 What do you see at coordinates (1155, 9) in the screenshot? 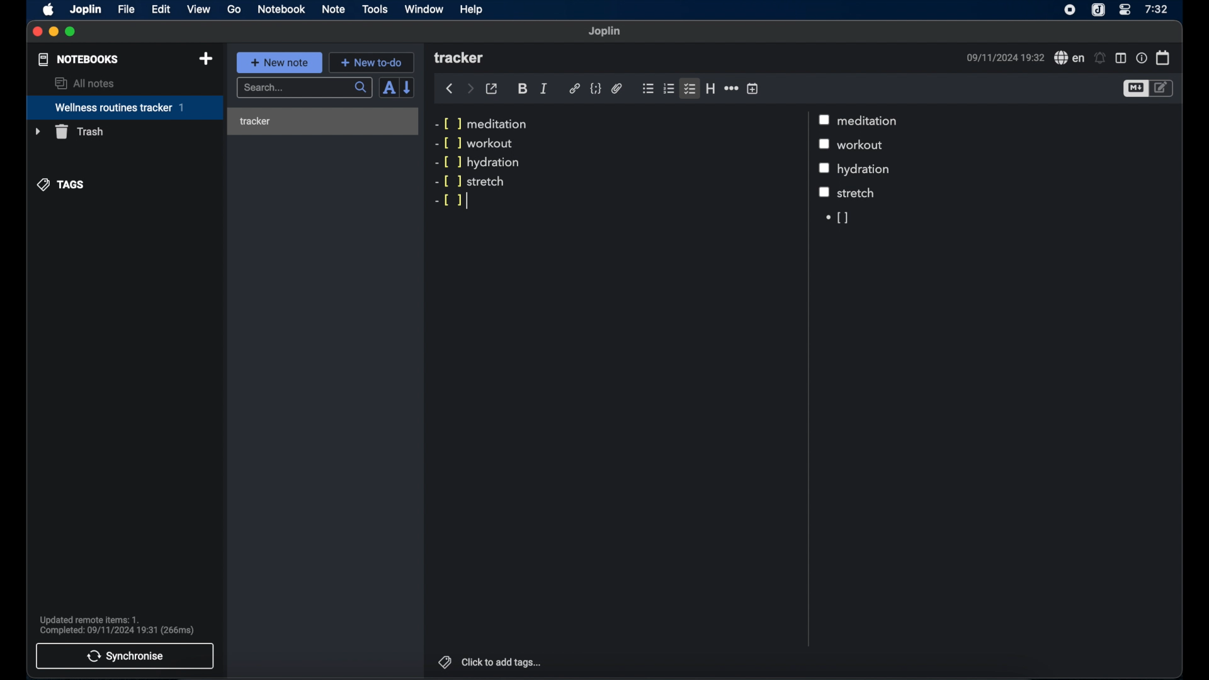
I see `7:32` at bounding box center [1155, 9].